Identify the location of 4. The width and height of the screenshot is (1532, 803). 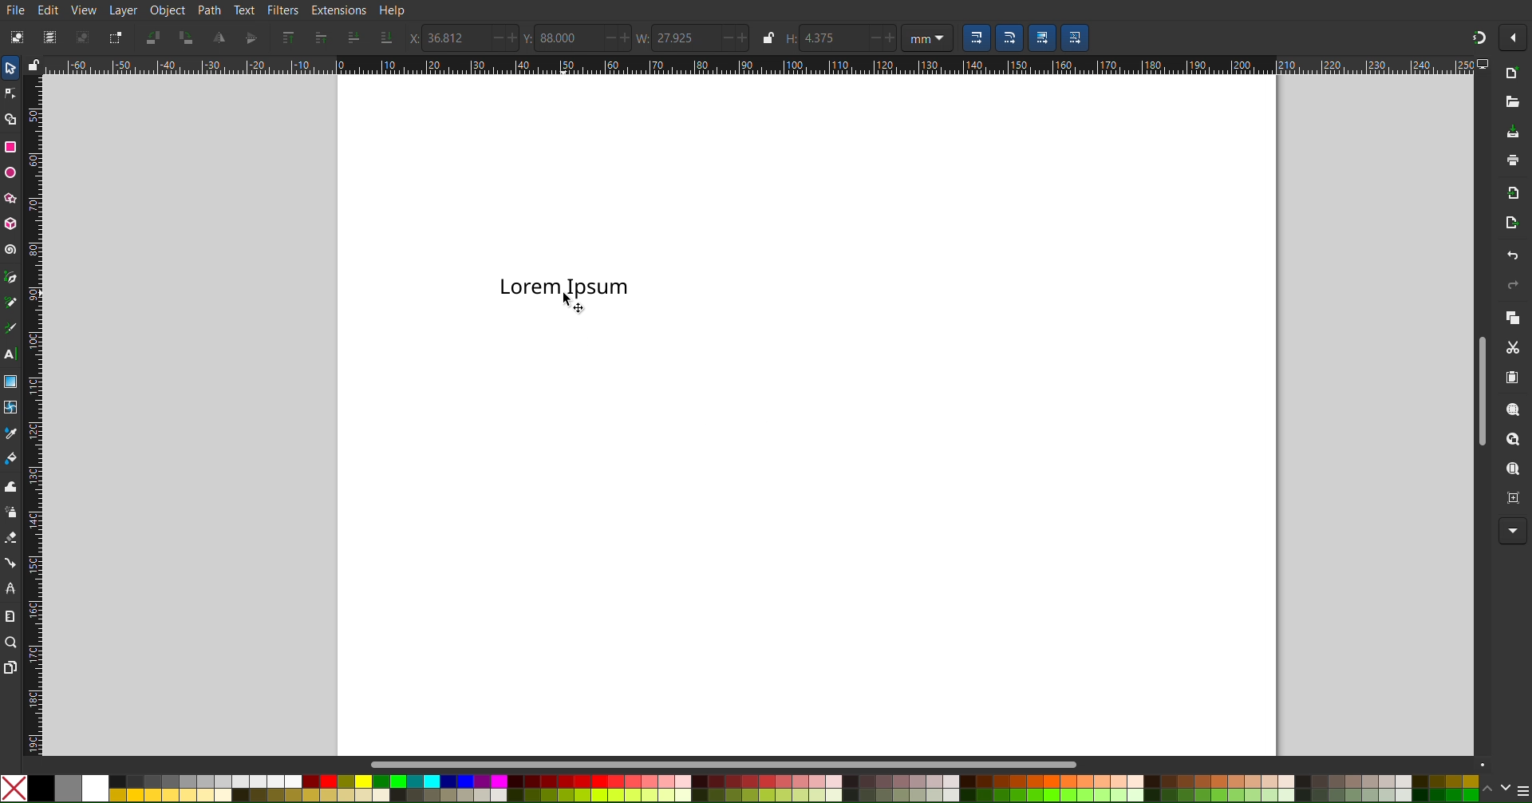
(824, 37).